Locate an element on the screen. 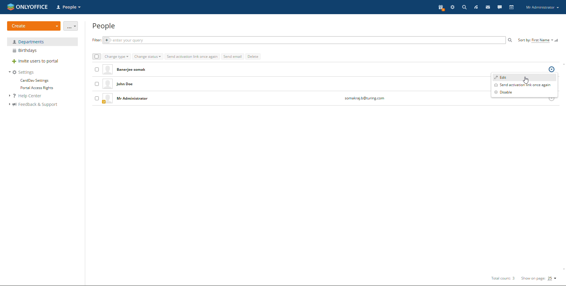  profile picture is located at coordinates (107, 70).